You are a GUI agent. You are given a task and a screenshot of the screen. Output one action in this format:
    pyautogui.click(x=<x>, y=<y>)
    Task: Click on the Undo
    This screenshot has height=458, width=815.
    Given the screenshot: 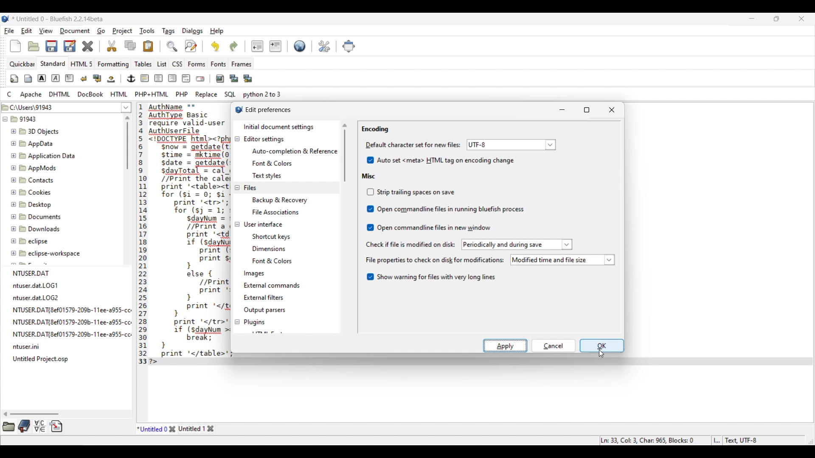 What is the action you would take?
    pyautogui.click(x=215, y=46)
    